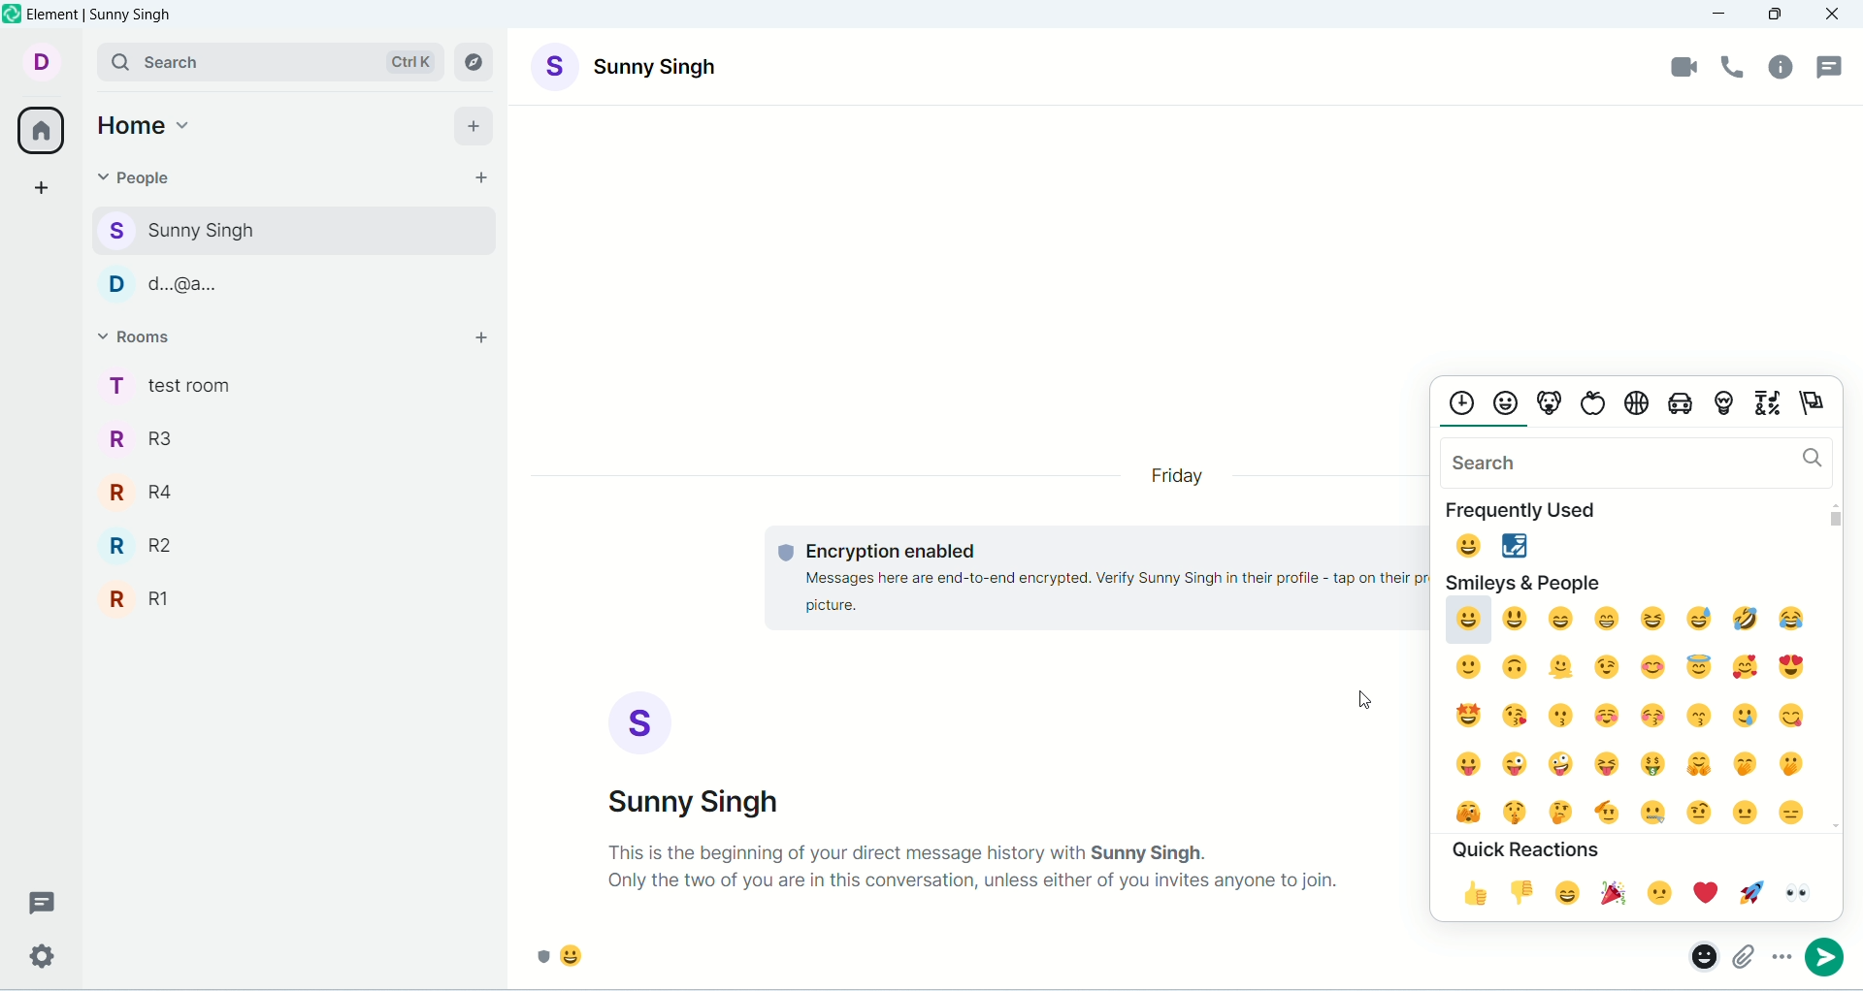  What do you see at coordinates (147, 123) in the screenshot?
I see `home` at bounding box center [147, 123].